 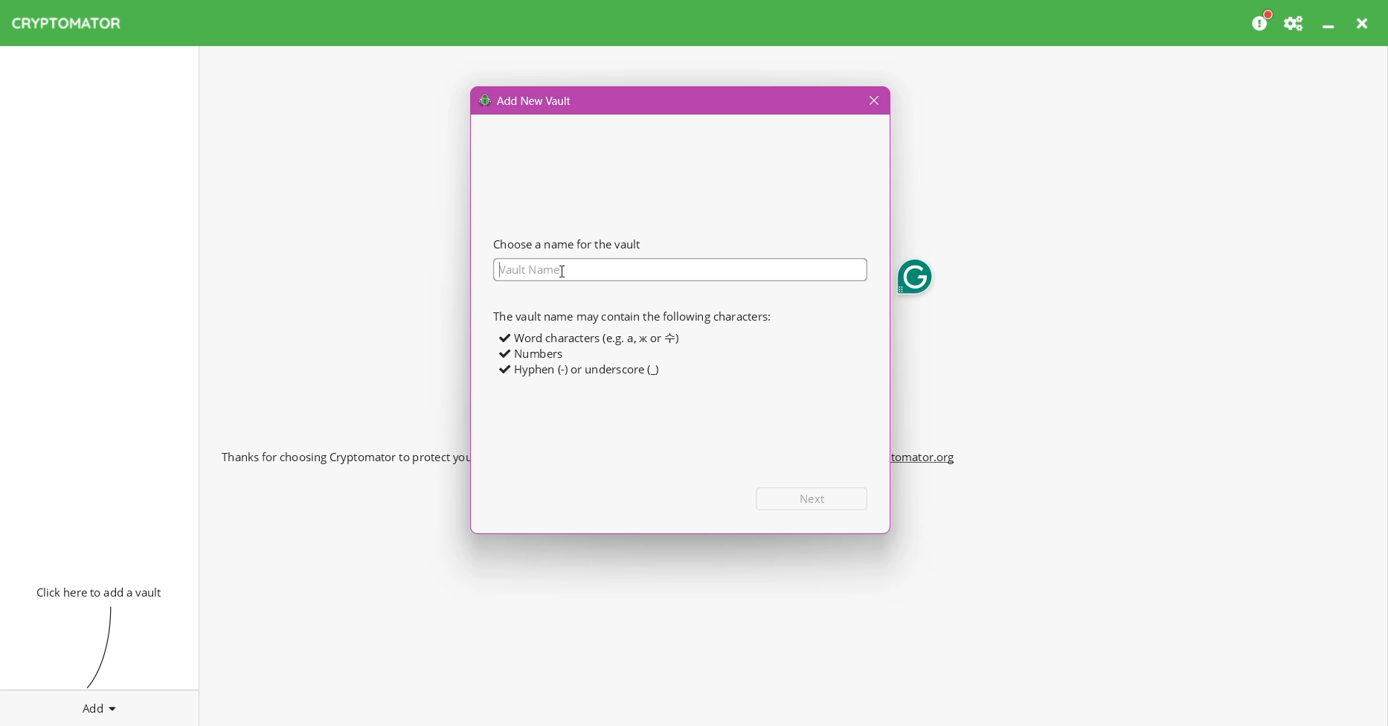 I want to click on Minimize, so click(x=1330, y=23).